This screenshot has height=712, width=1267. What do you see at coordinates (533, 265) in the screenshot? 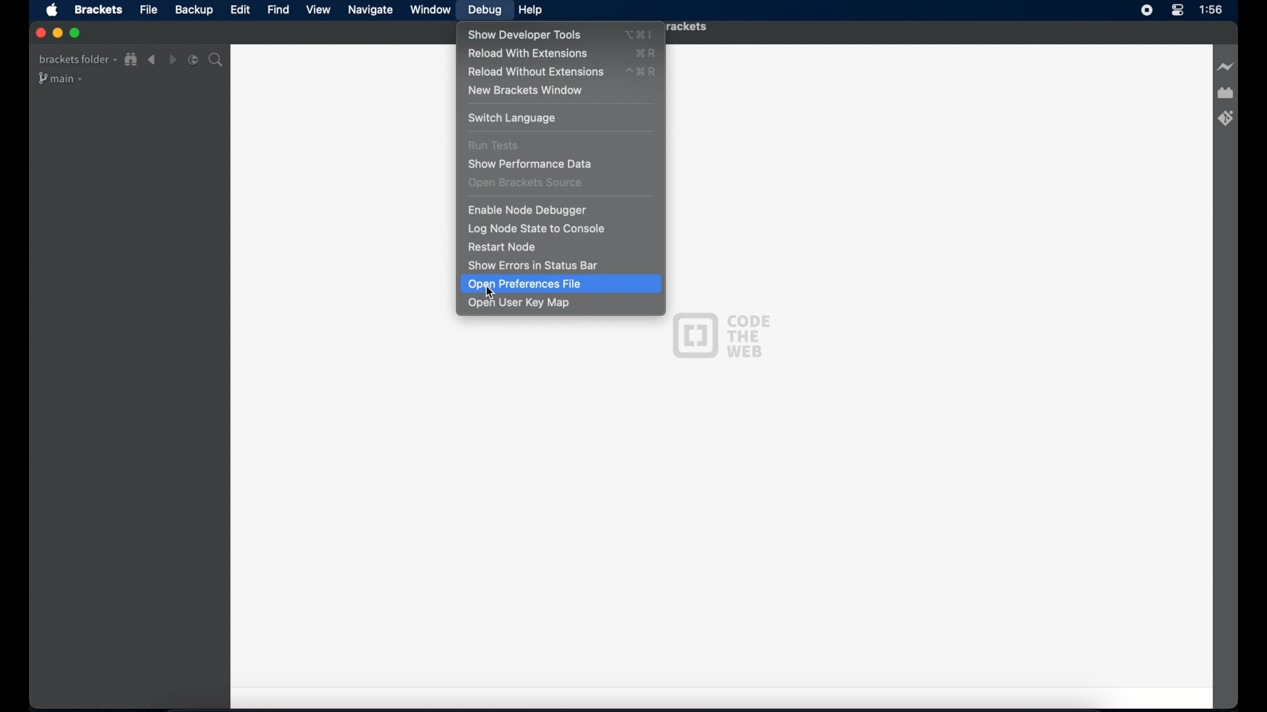
I see `show errors in status bar` at bounding box center [533, 265].